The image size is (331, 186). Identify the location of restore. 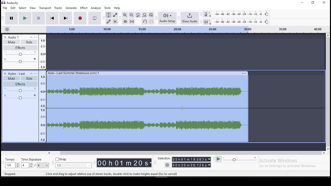
(313, 3).